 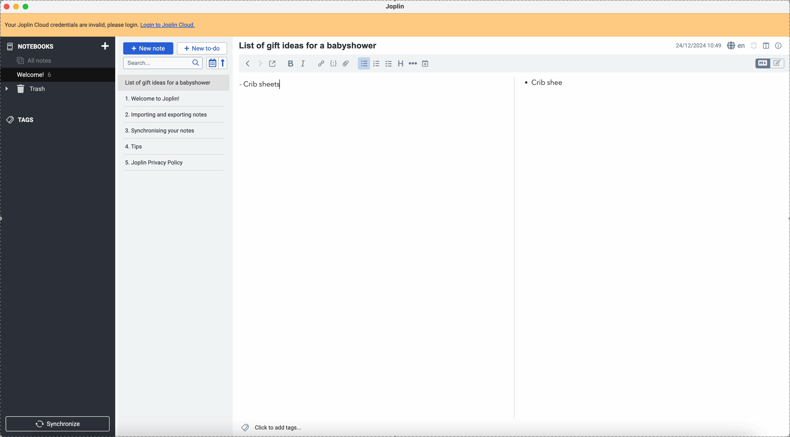 I want to click on toggle external editing, so click(x=272, y=63).